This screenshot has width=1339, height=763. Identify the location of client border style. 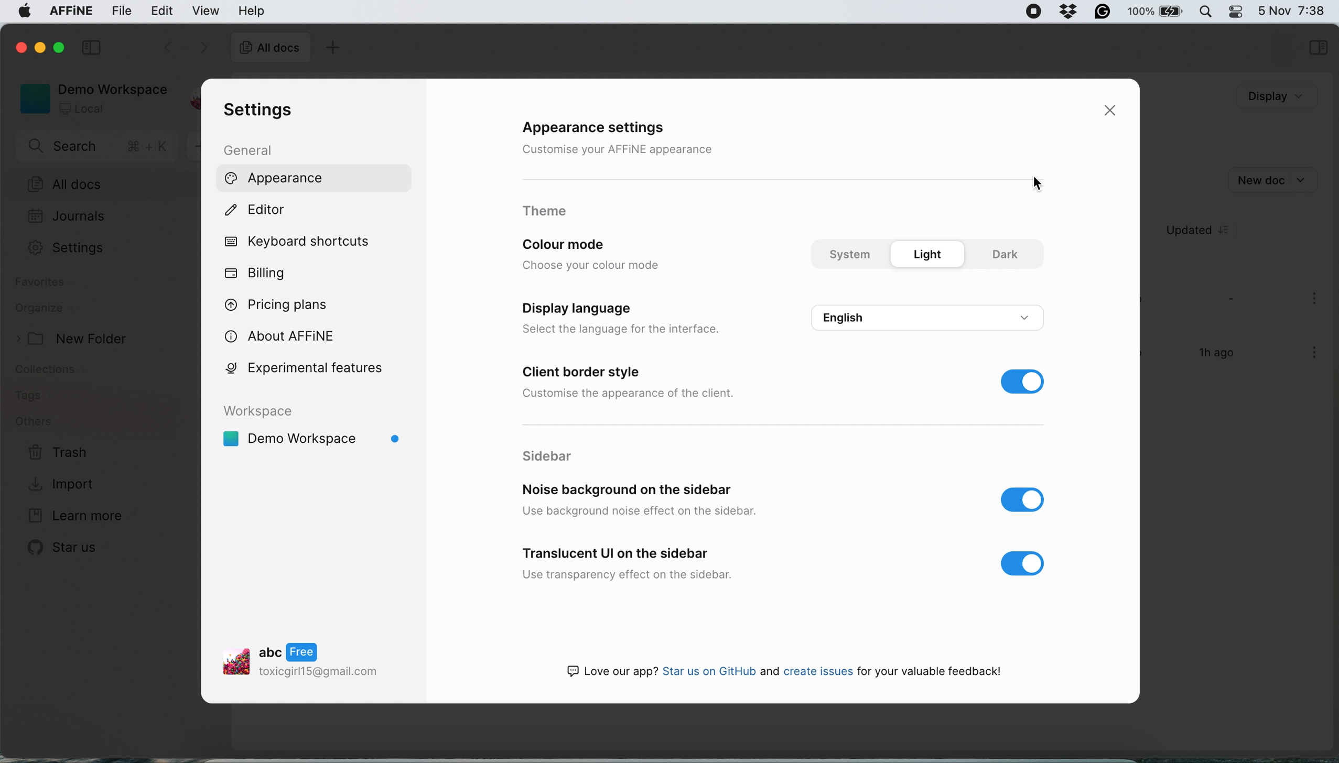
(583, 373).